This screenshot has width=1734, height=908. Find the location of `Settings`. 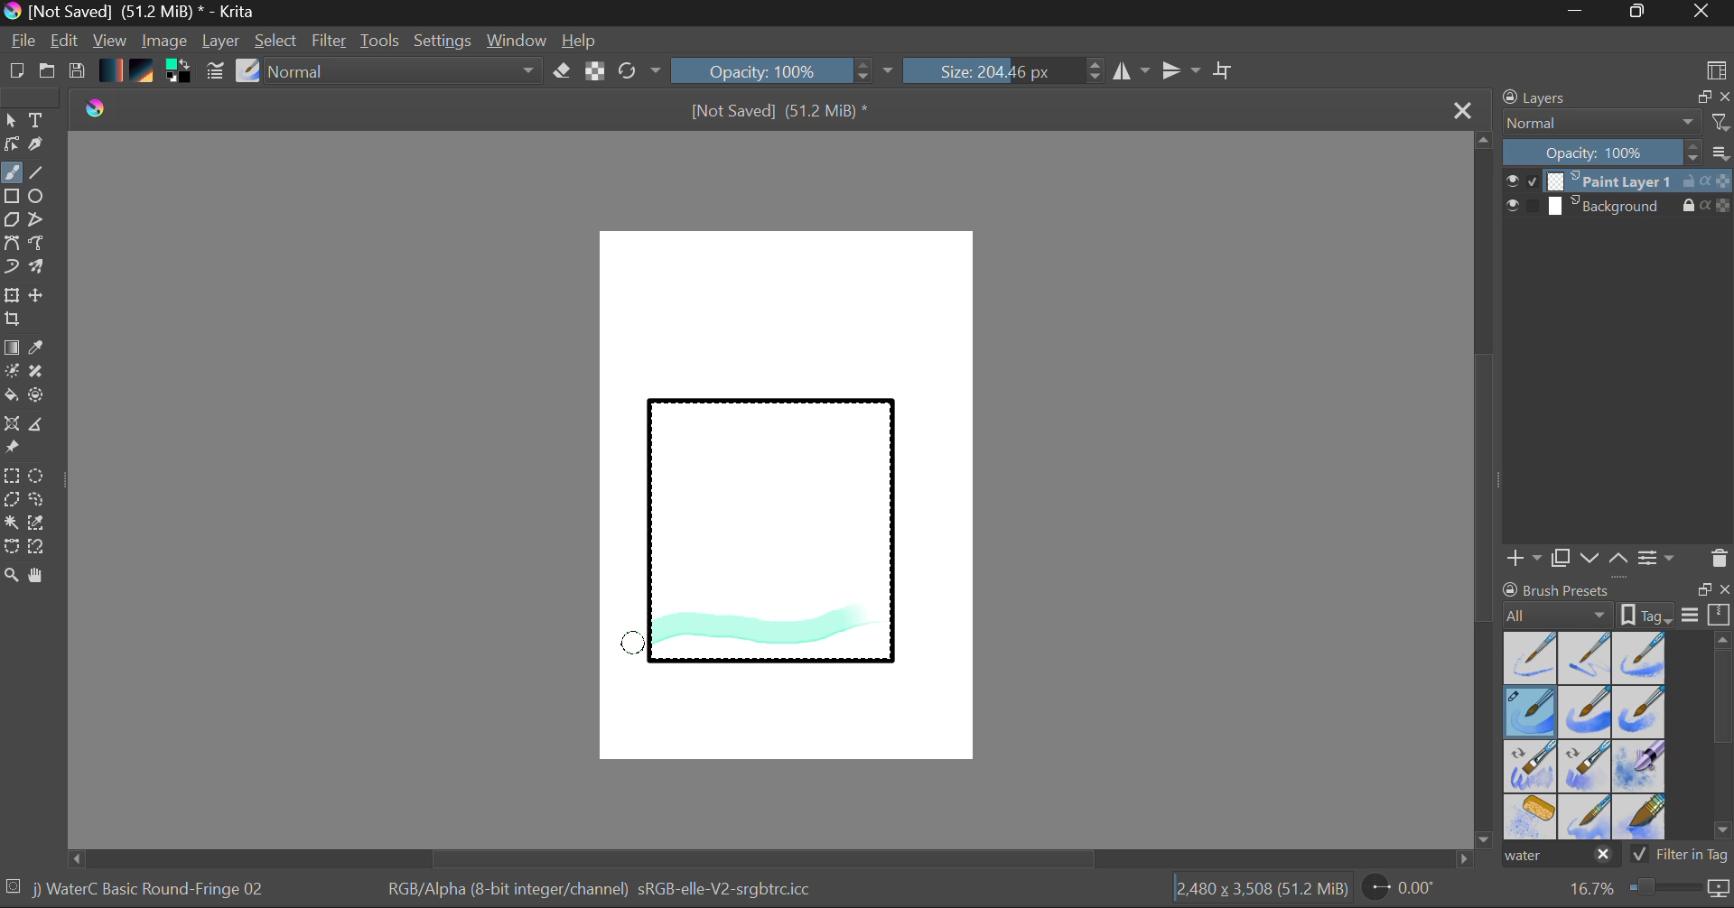

Settings is located at coordinates (443, 41).